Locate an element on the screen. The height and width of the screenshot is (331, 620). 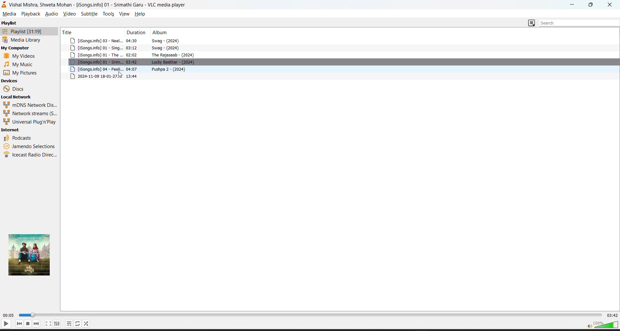
cursor movement is located at coordinates (121, 75).